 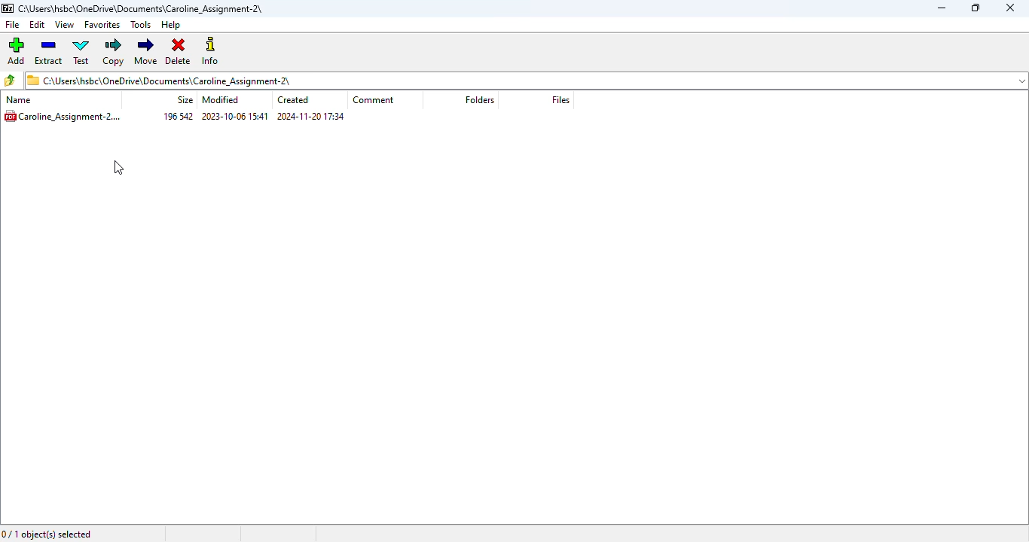 What do you see at coordinates (114, 52) in the screenshot?
I see `copy` at bounding box center [114, 52].